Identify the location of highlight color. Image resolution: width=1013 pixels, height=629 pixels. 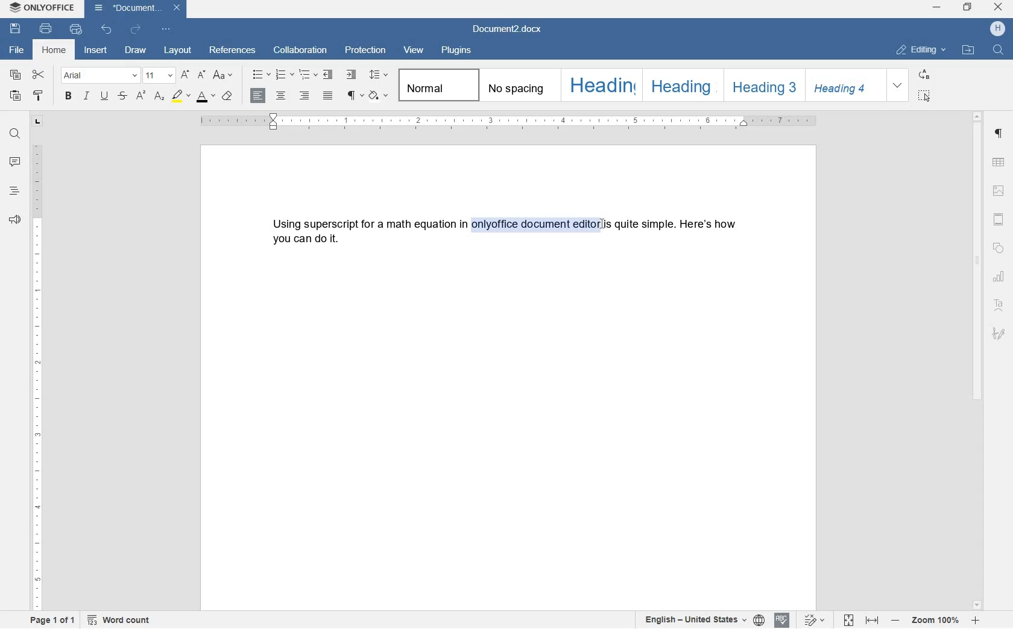
(180, 95).